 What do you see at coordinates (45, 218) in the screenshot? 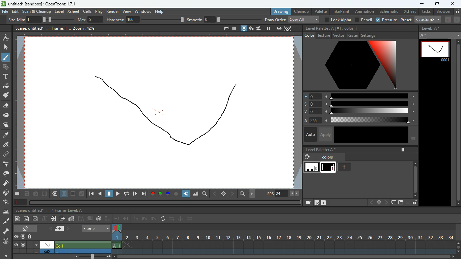
I see `down` at bounding box center [45, 218].